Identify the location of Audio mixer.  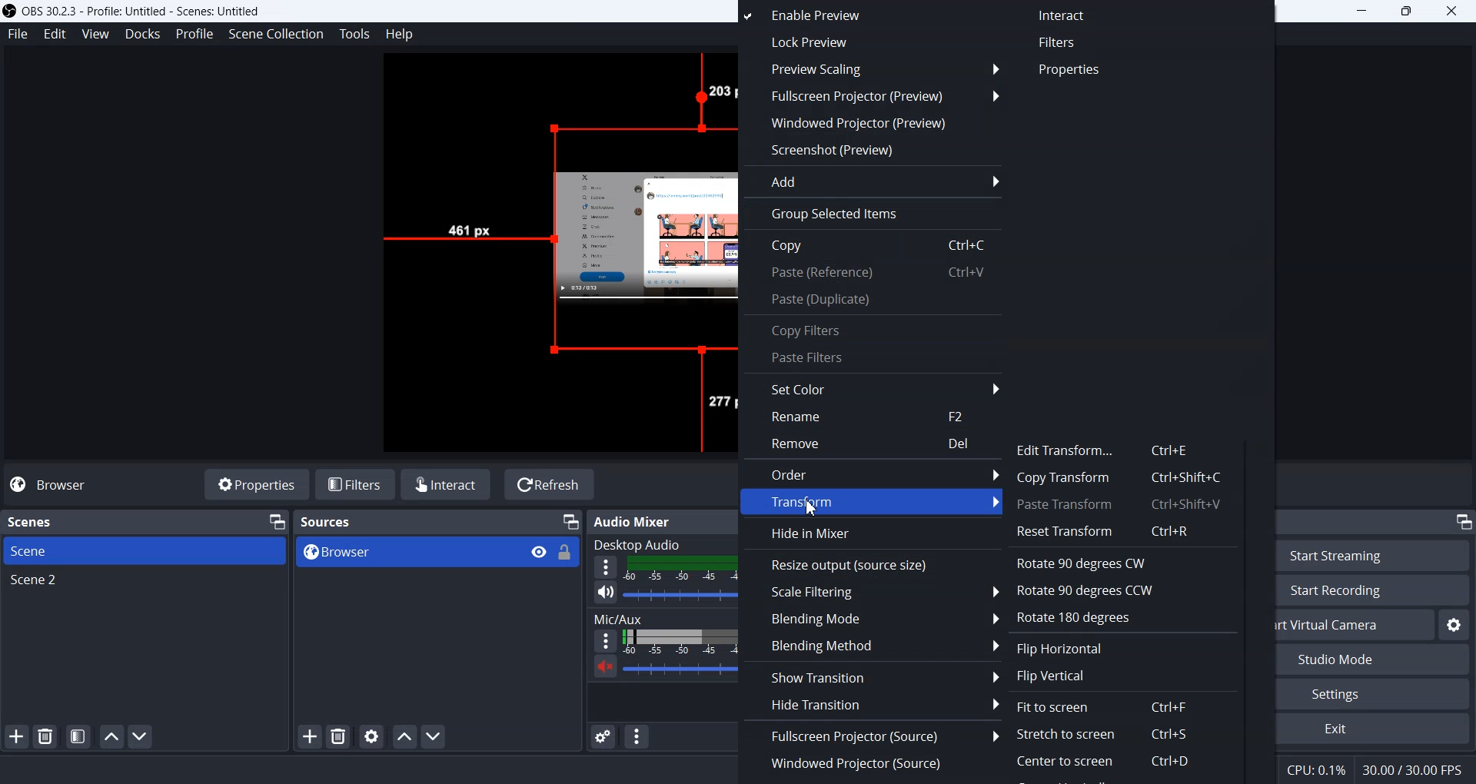
(670, 520).